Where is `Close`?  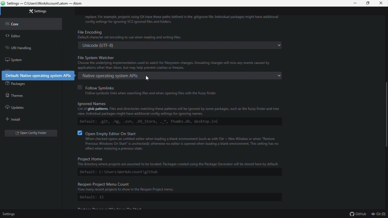
Close is located at coordinates (382, 3).